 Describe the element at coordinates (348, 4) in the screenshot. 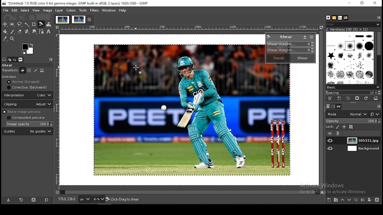

I see `minimize` at that location.